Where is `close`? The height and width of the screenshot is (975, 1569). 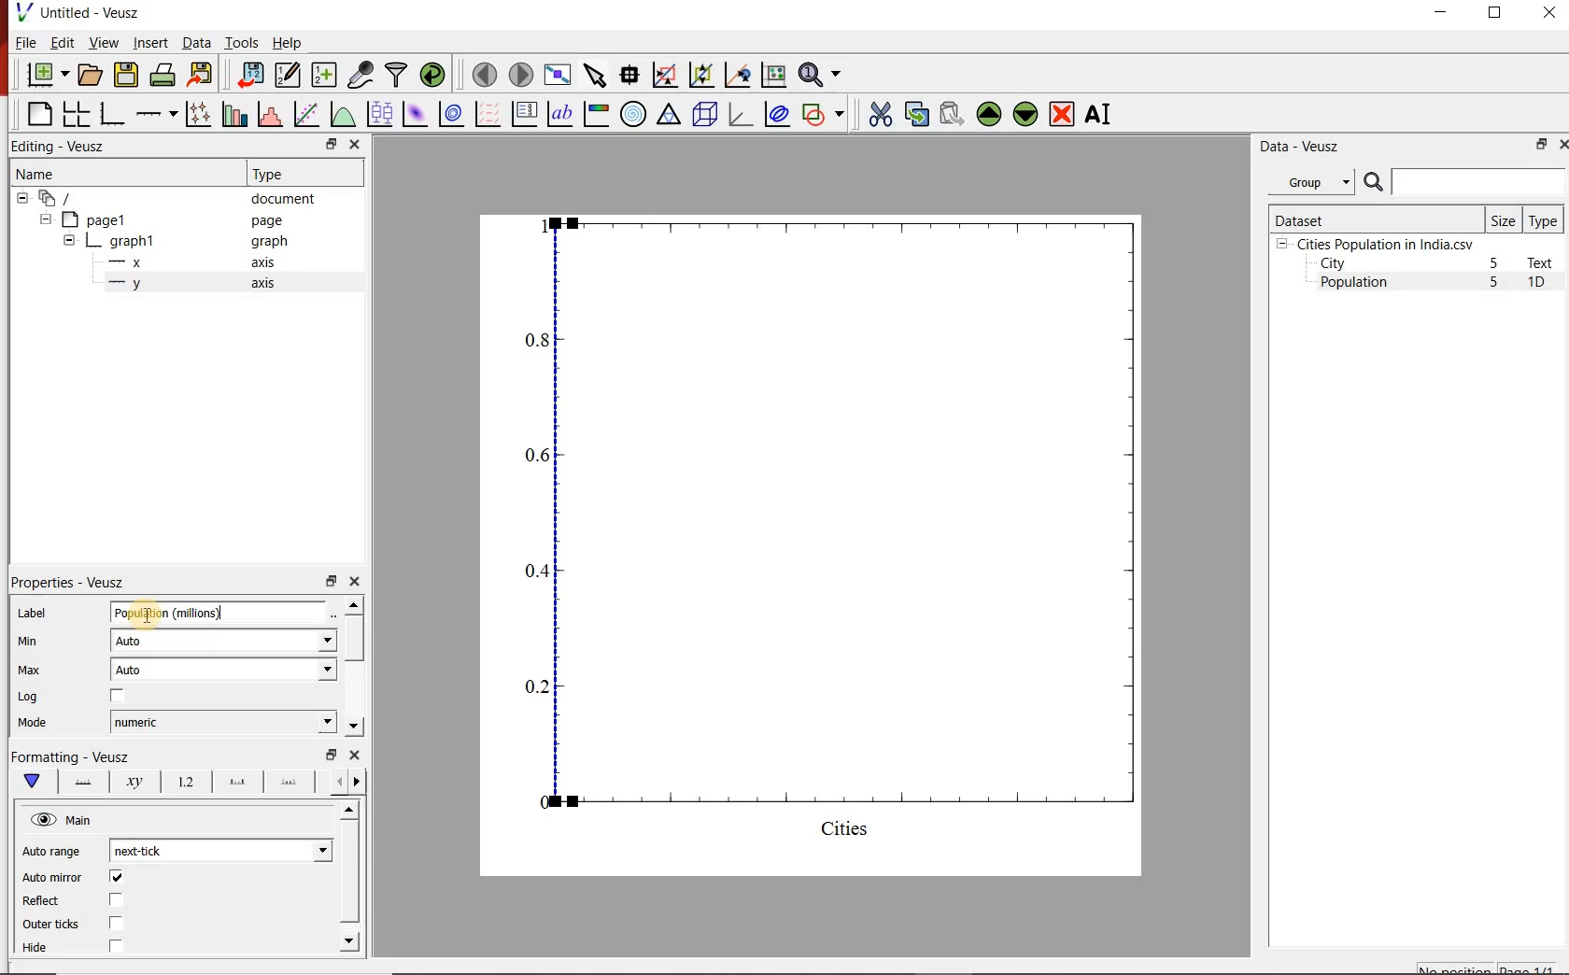
close is located at coordinates (354, 582).